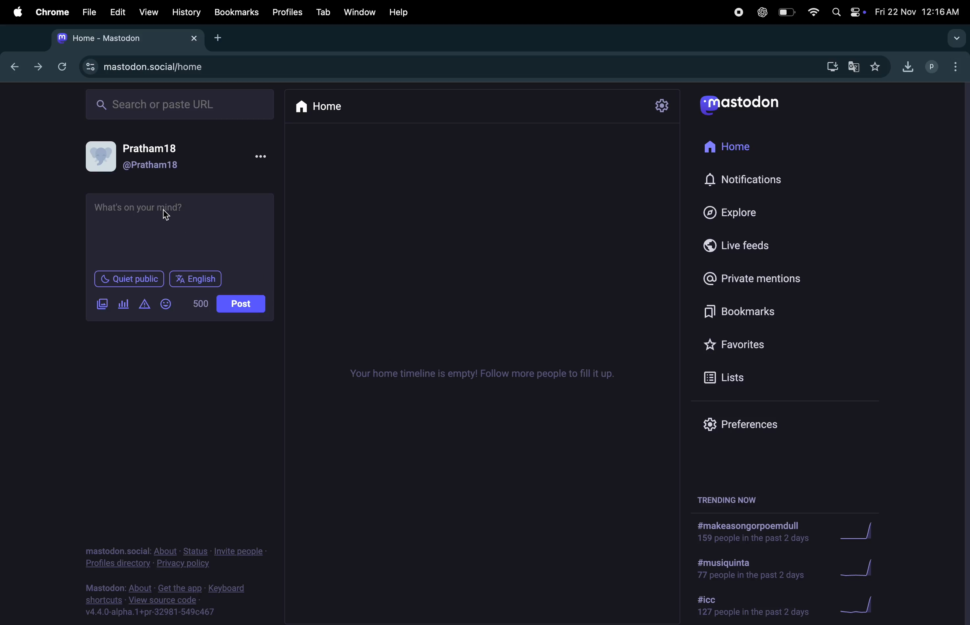 The image size is (970, 625). What do you see at coordinates (401, 11) in the screenshot?
I see `help` at bounding box center [401, 11].